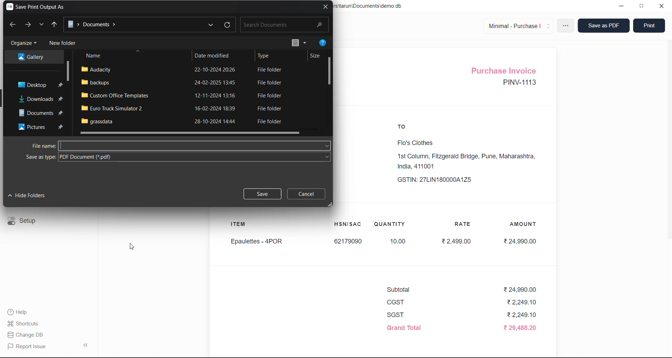  What do you see at coordinates (62, 146) in the screenshot?
I see `text cursor` at bounding box center [62, 146].